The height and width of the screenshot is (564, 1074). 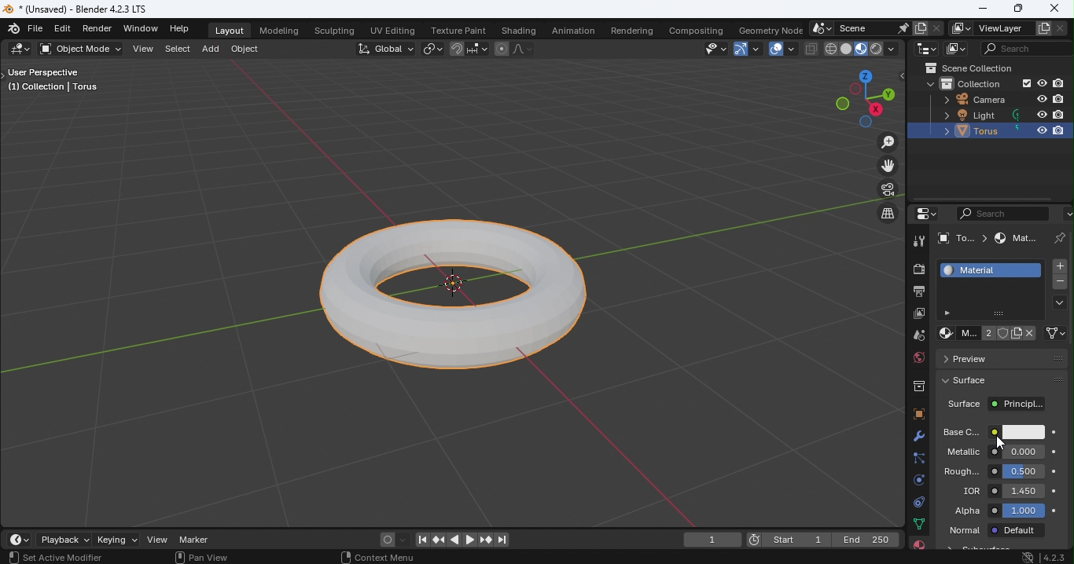 I want to click on Object, so click(x=918, y=412).